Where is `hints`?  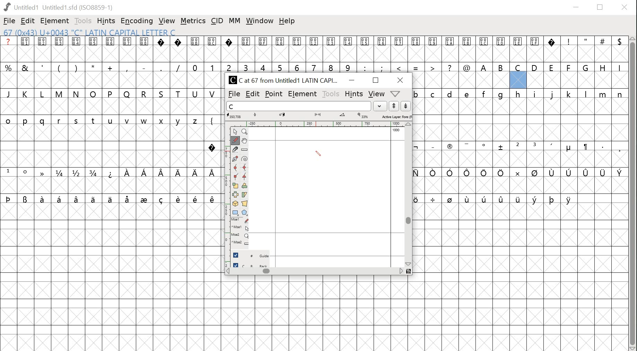
hints is located at coordinates (106, 21).